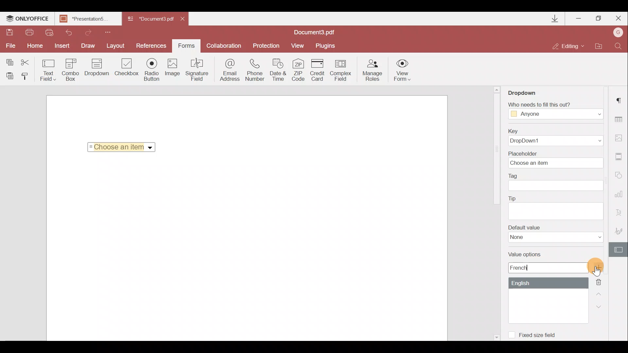  What do you see at coordinates (620, 136) in the screenshot?
I see `Image settings` at bounding box center [620, 136].